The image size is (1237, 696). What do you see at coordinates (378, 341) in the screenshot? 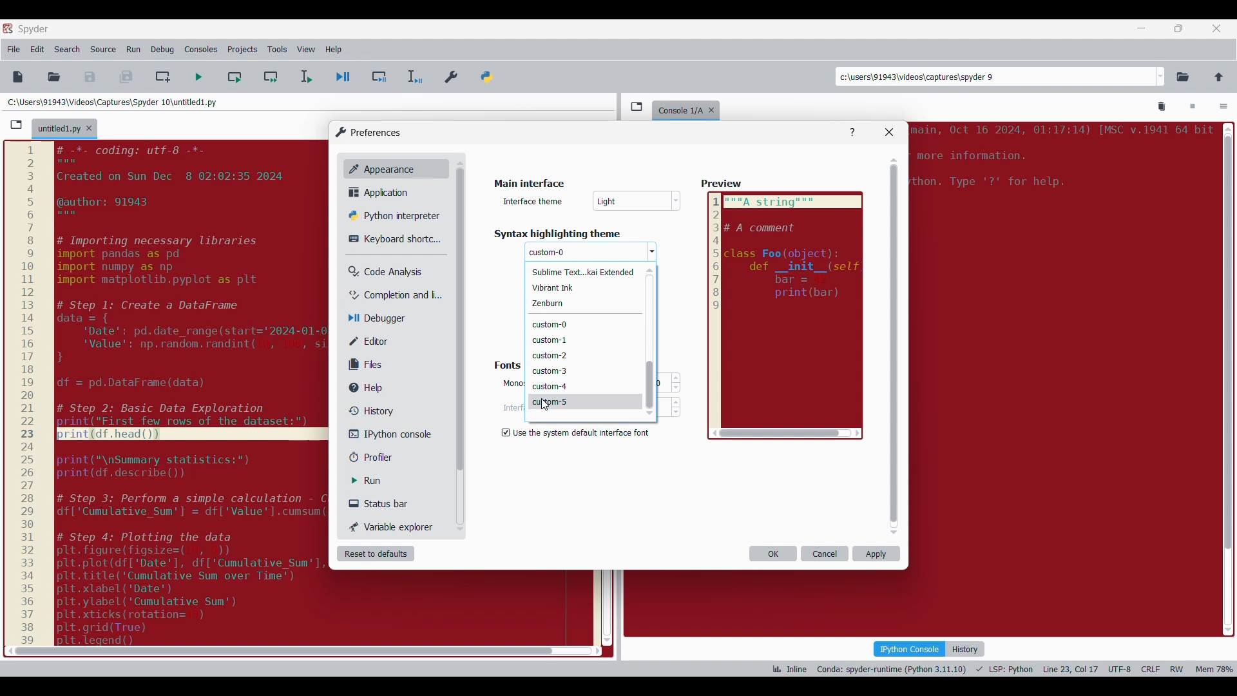
I see `Editor` at bounding box center [378, 341].